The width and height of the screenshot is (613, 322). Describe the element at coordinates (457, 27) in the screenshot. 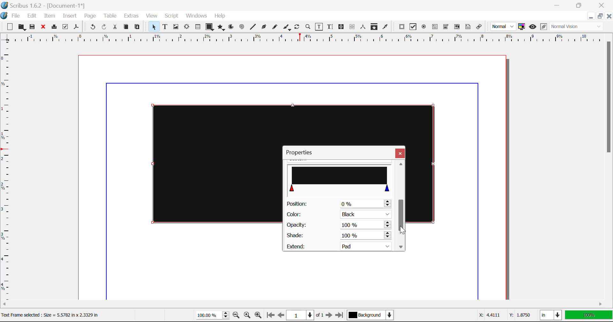

I see `PDF List Box` at that location.